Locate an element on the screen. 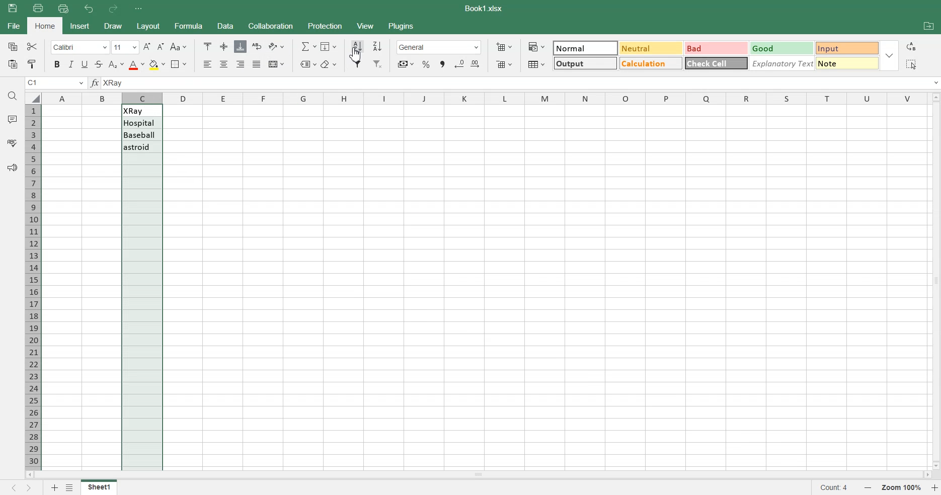 Image resolution: width=941 pixels, height=495 pixels. Increase Font Size is located at coordinates (147, 46).